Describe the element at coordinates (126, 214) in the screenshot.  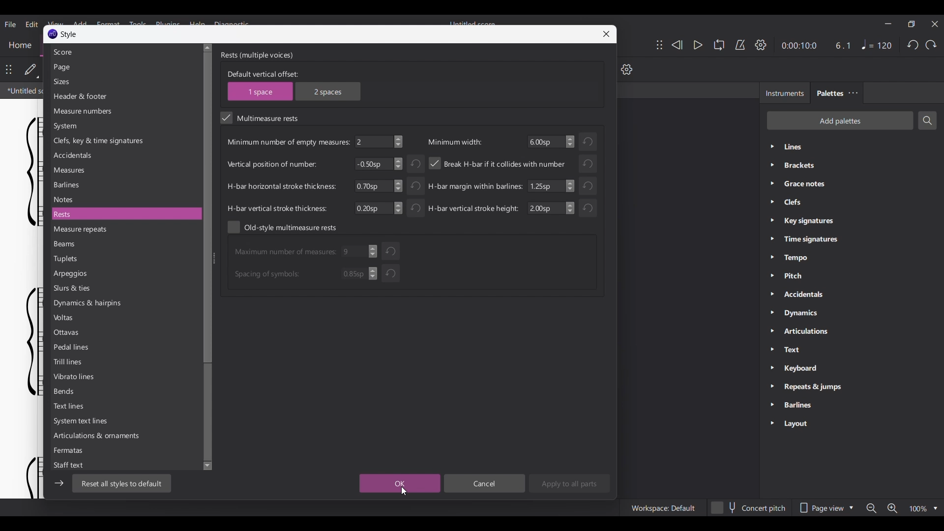
I see `Rests, current selection highlighted` at that location.